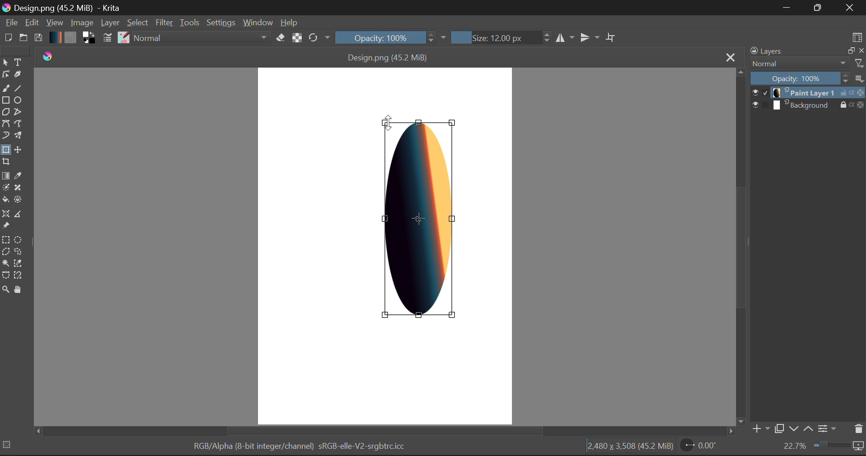 This screenshot has height=456, width=866. I want to click on Opacity, so click(809, 78).